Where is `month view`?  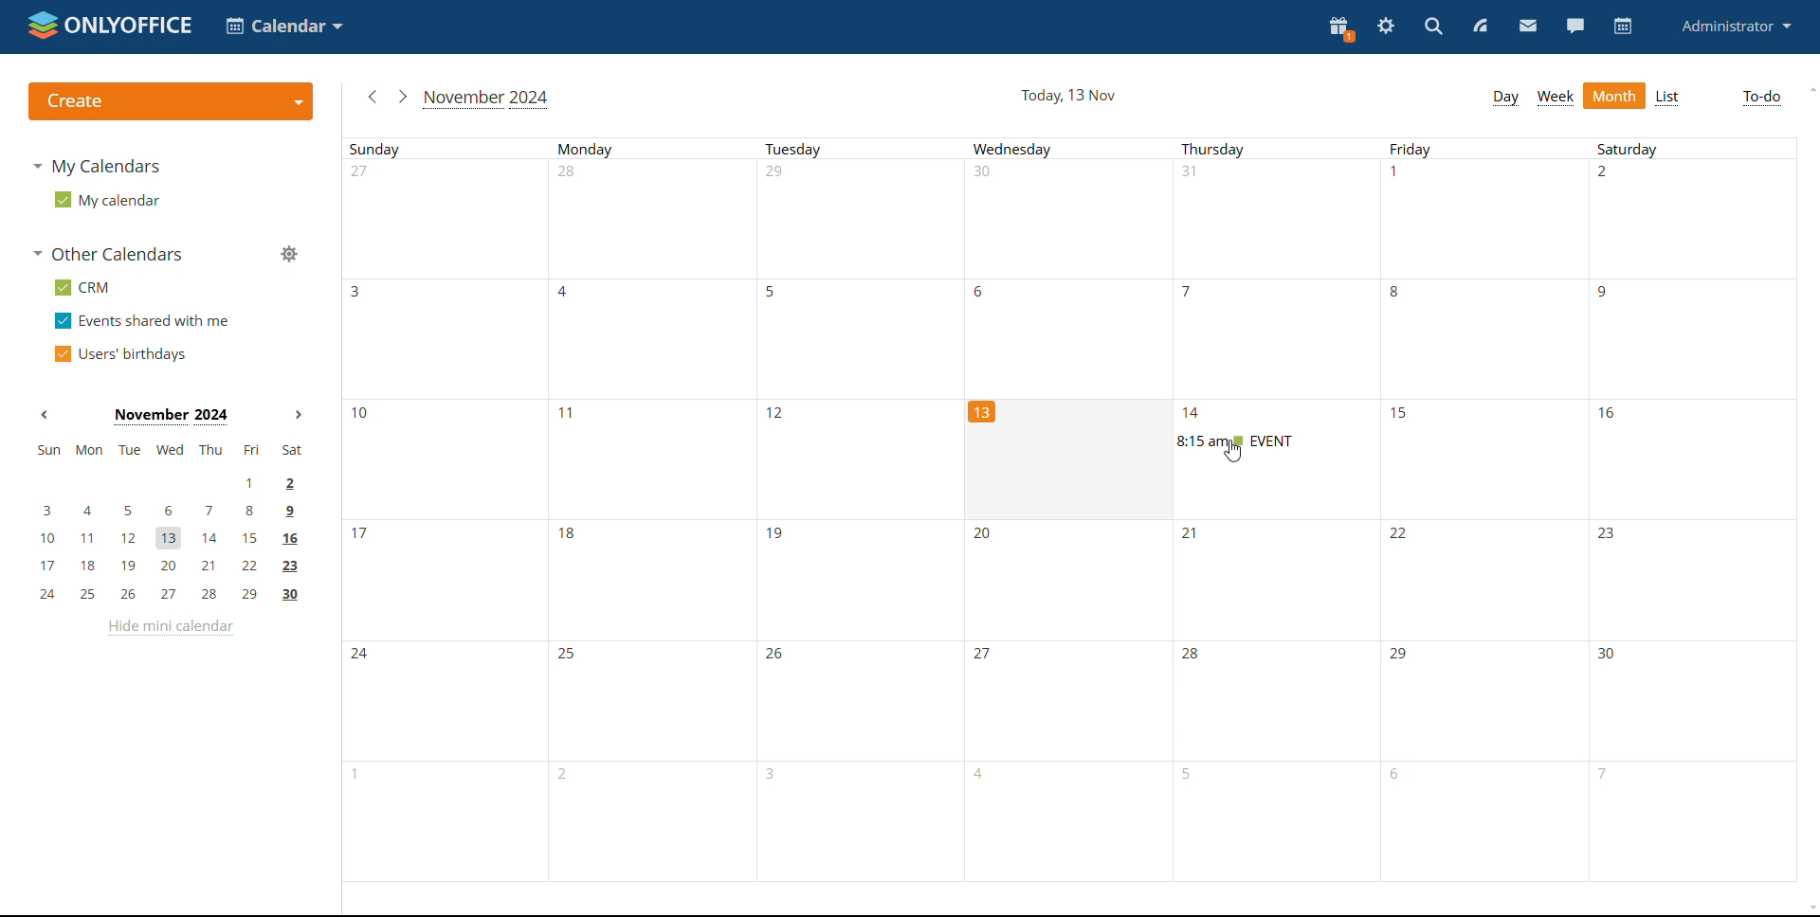
month view is located at coordinates (1615, 96).